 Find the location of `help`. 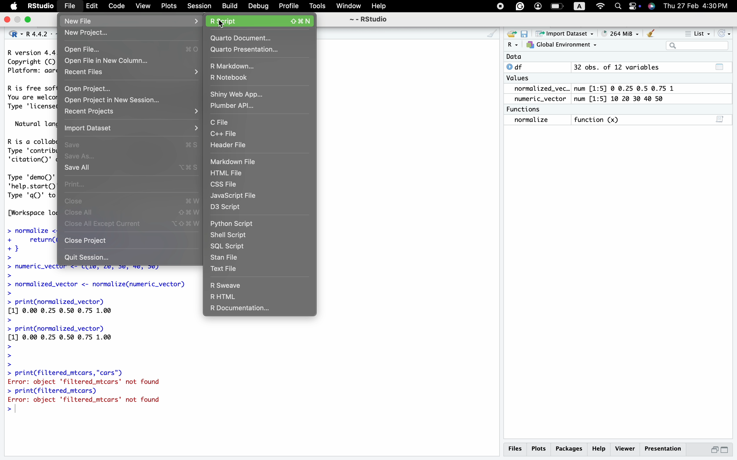

help is located at coordinates (377, 5).